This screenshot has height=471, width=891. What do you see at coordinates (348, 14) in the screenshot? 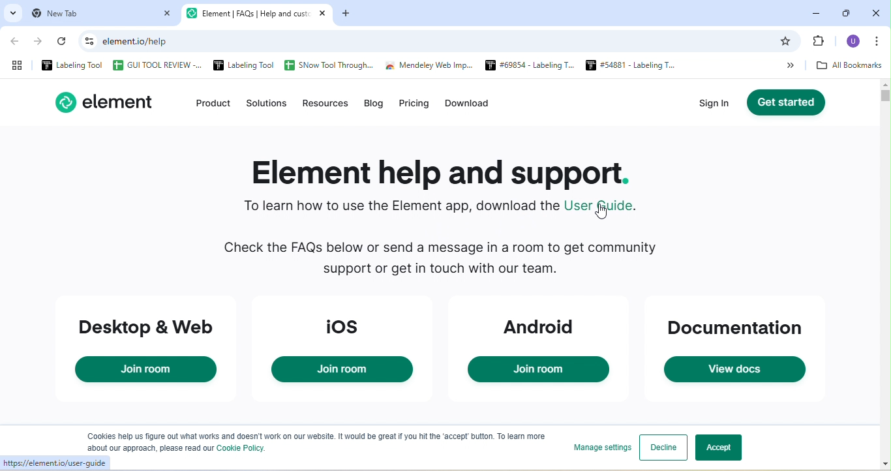
I see `add new tab` at bounding box center [348, 14].